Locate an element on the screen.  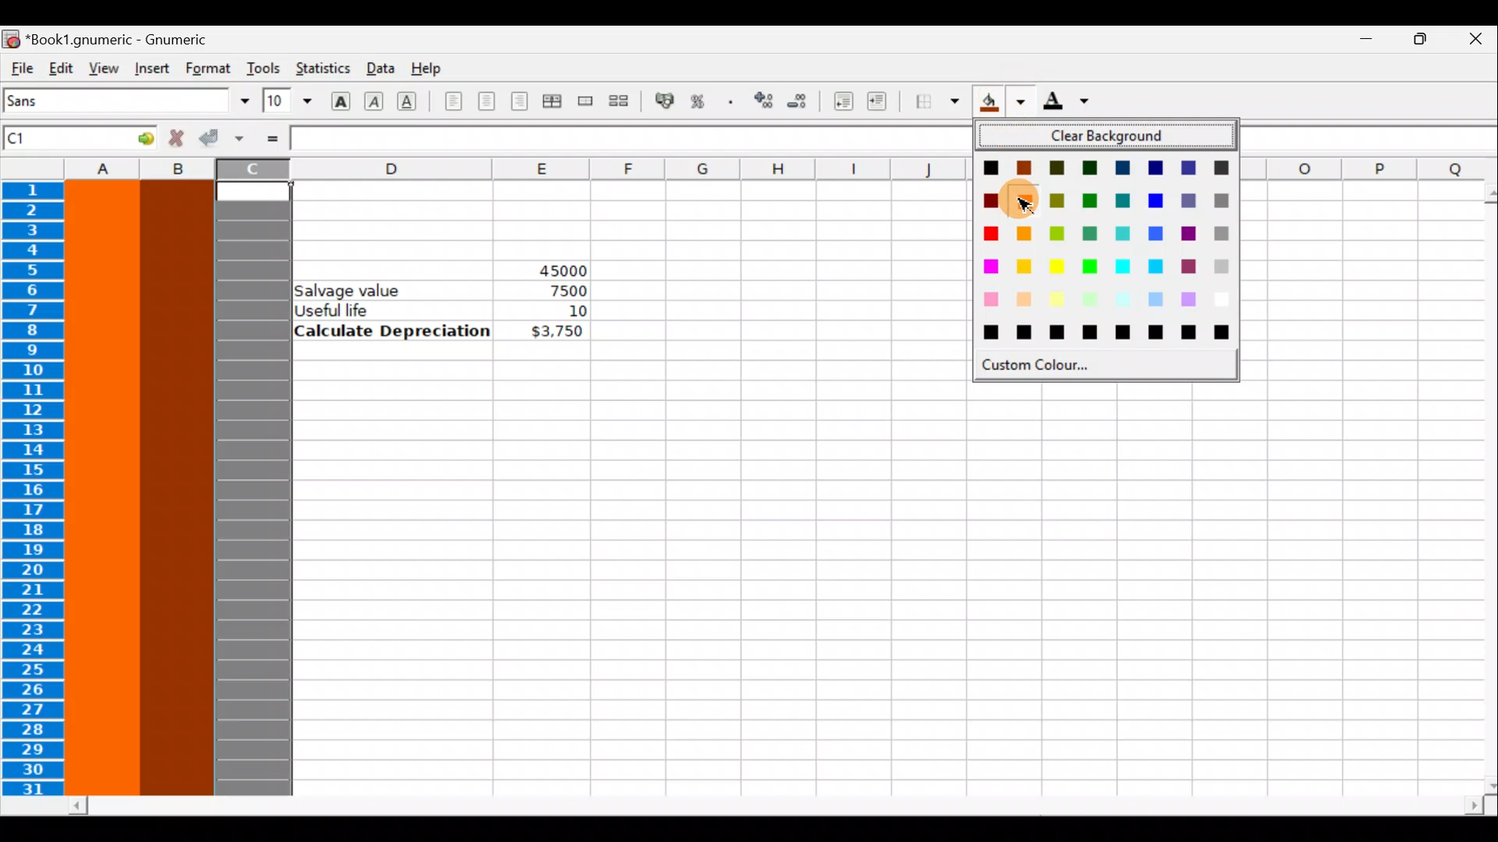
Merge a range of cells is located at coordinates (587, 104).